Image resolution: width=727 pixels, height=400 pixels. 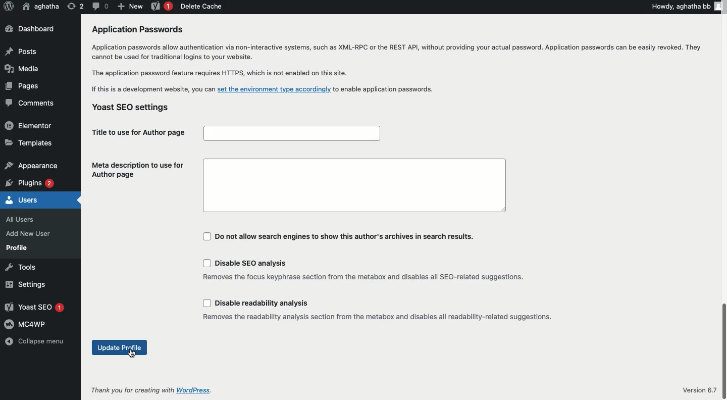 I want to click on Media, so click(x=21, y=68).